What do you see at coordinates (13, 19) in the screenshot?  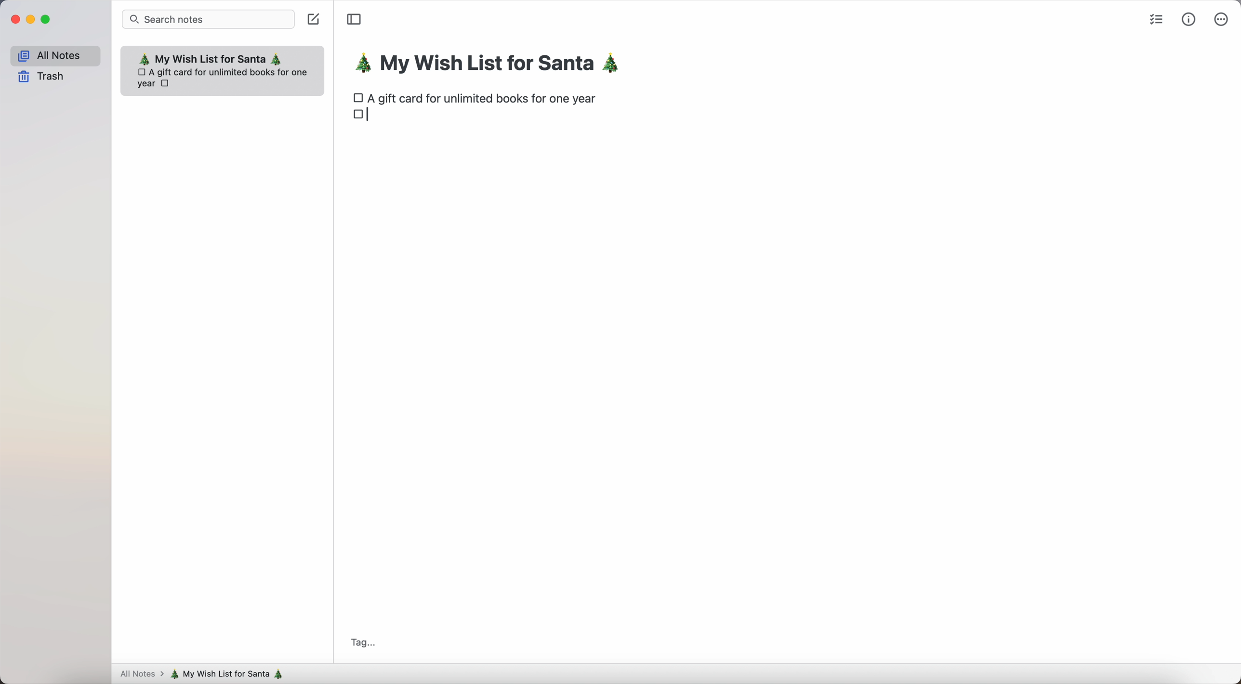 I see `close Simplenote` at bounding box center [13, 19].